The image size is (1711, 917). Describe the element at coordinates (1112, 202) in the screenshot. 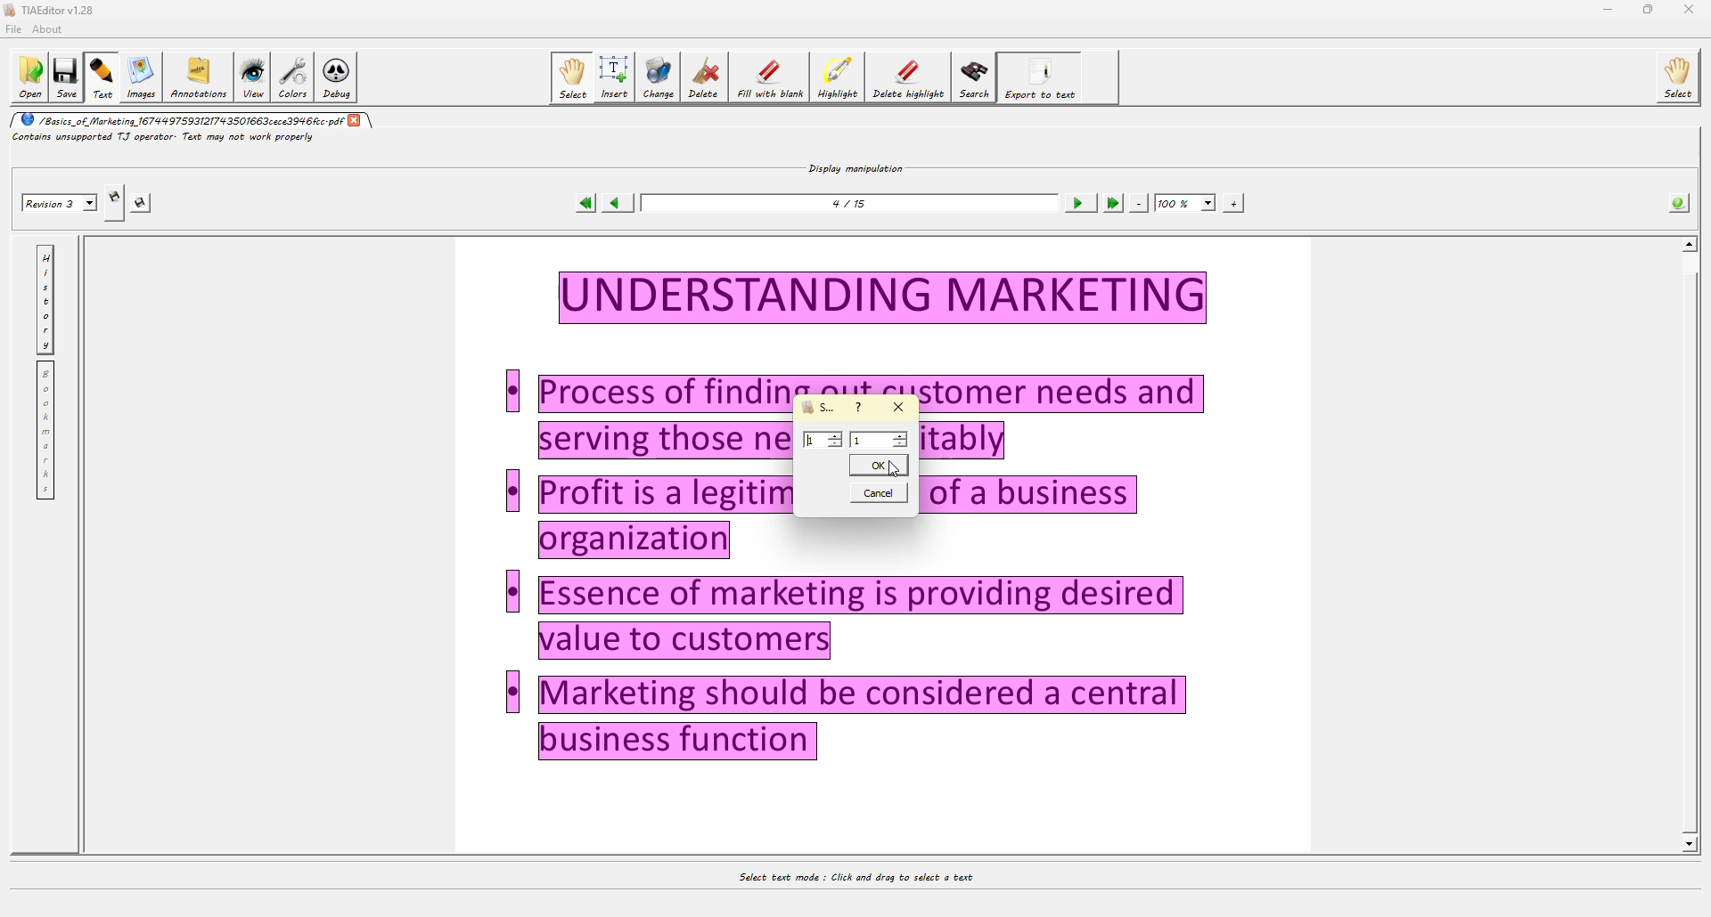

I see `last page` at that location.